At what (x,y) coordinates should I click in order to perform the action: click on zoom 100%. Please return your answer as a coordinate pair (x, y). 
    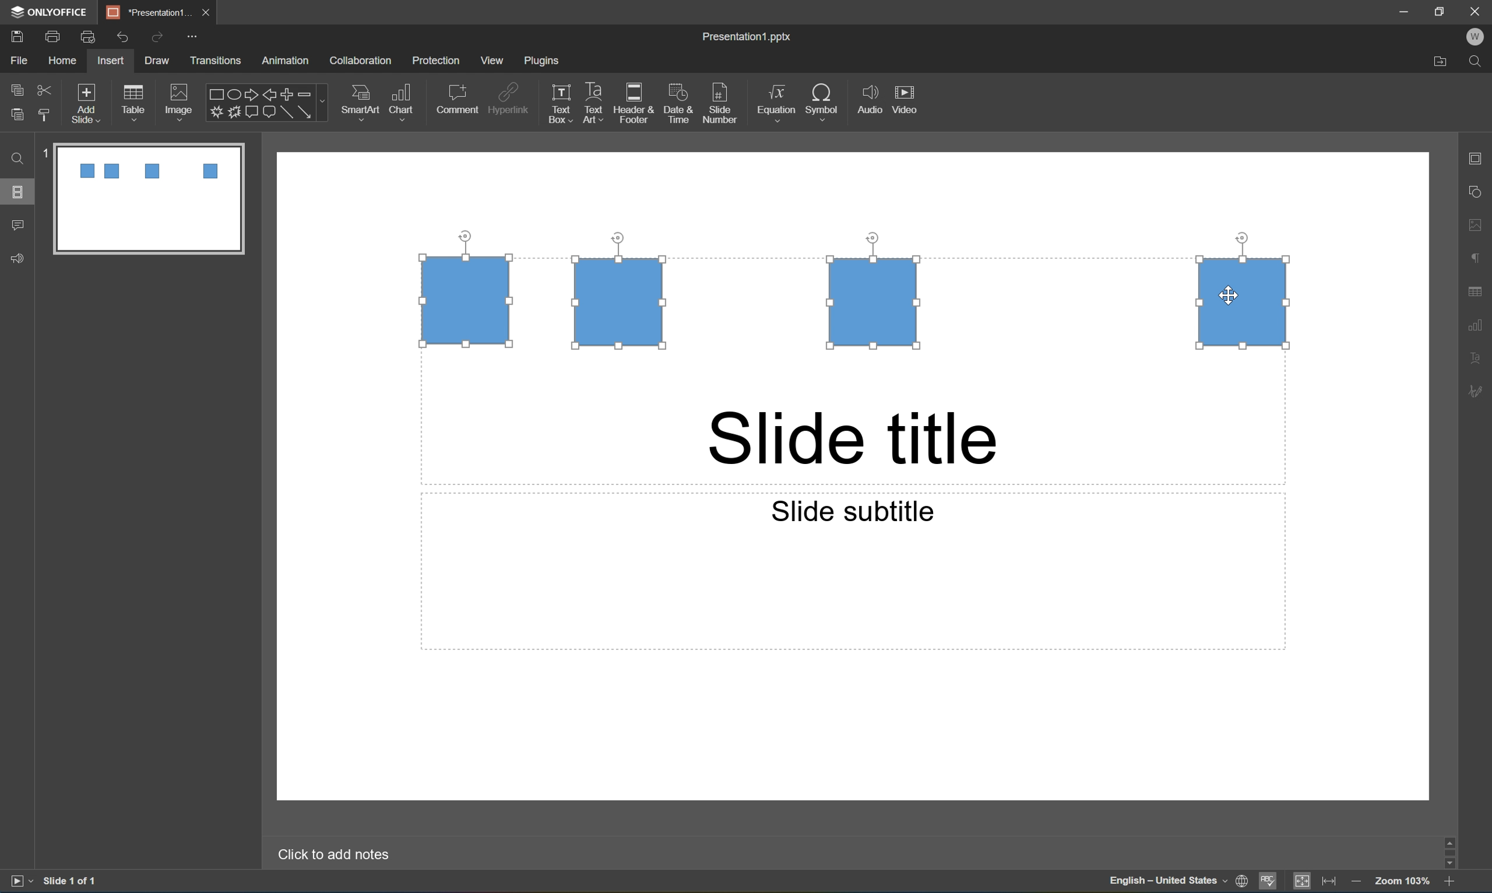
    Looking at the image, I should click on (1404, 883).